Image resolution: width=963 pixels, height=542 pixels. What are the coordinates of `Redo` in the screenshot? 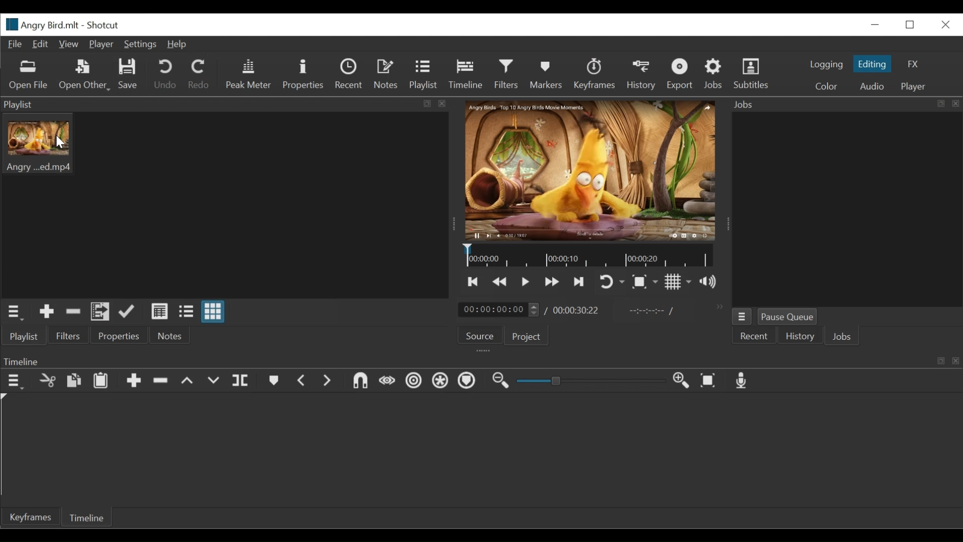 It's located at (200, 74).